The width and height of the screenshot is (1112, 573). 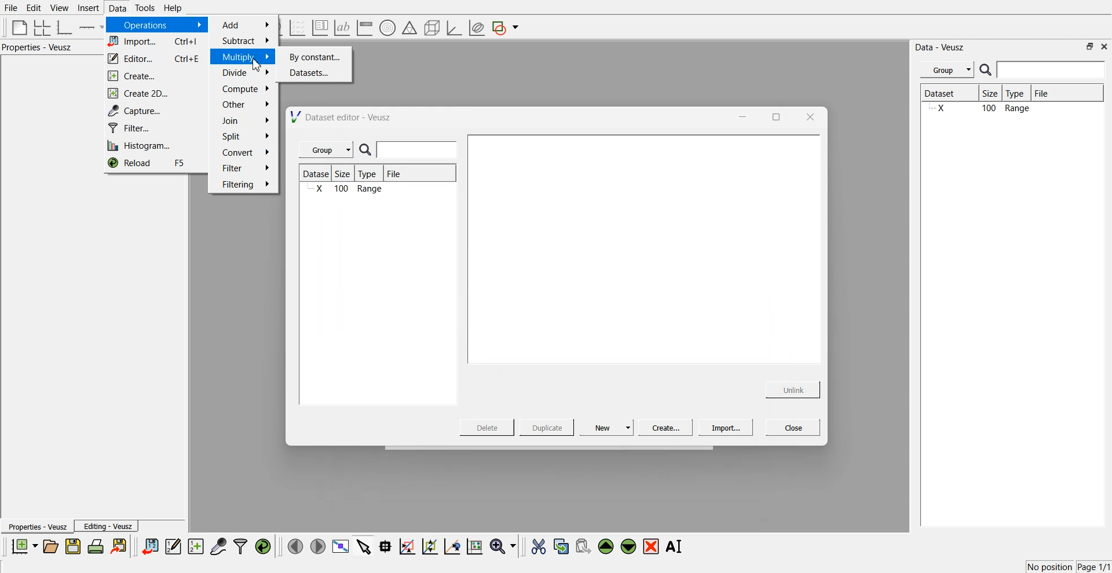 I want to click on Duplicate, so click(x=547, y=428).